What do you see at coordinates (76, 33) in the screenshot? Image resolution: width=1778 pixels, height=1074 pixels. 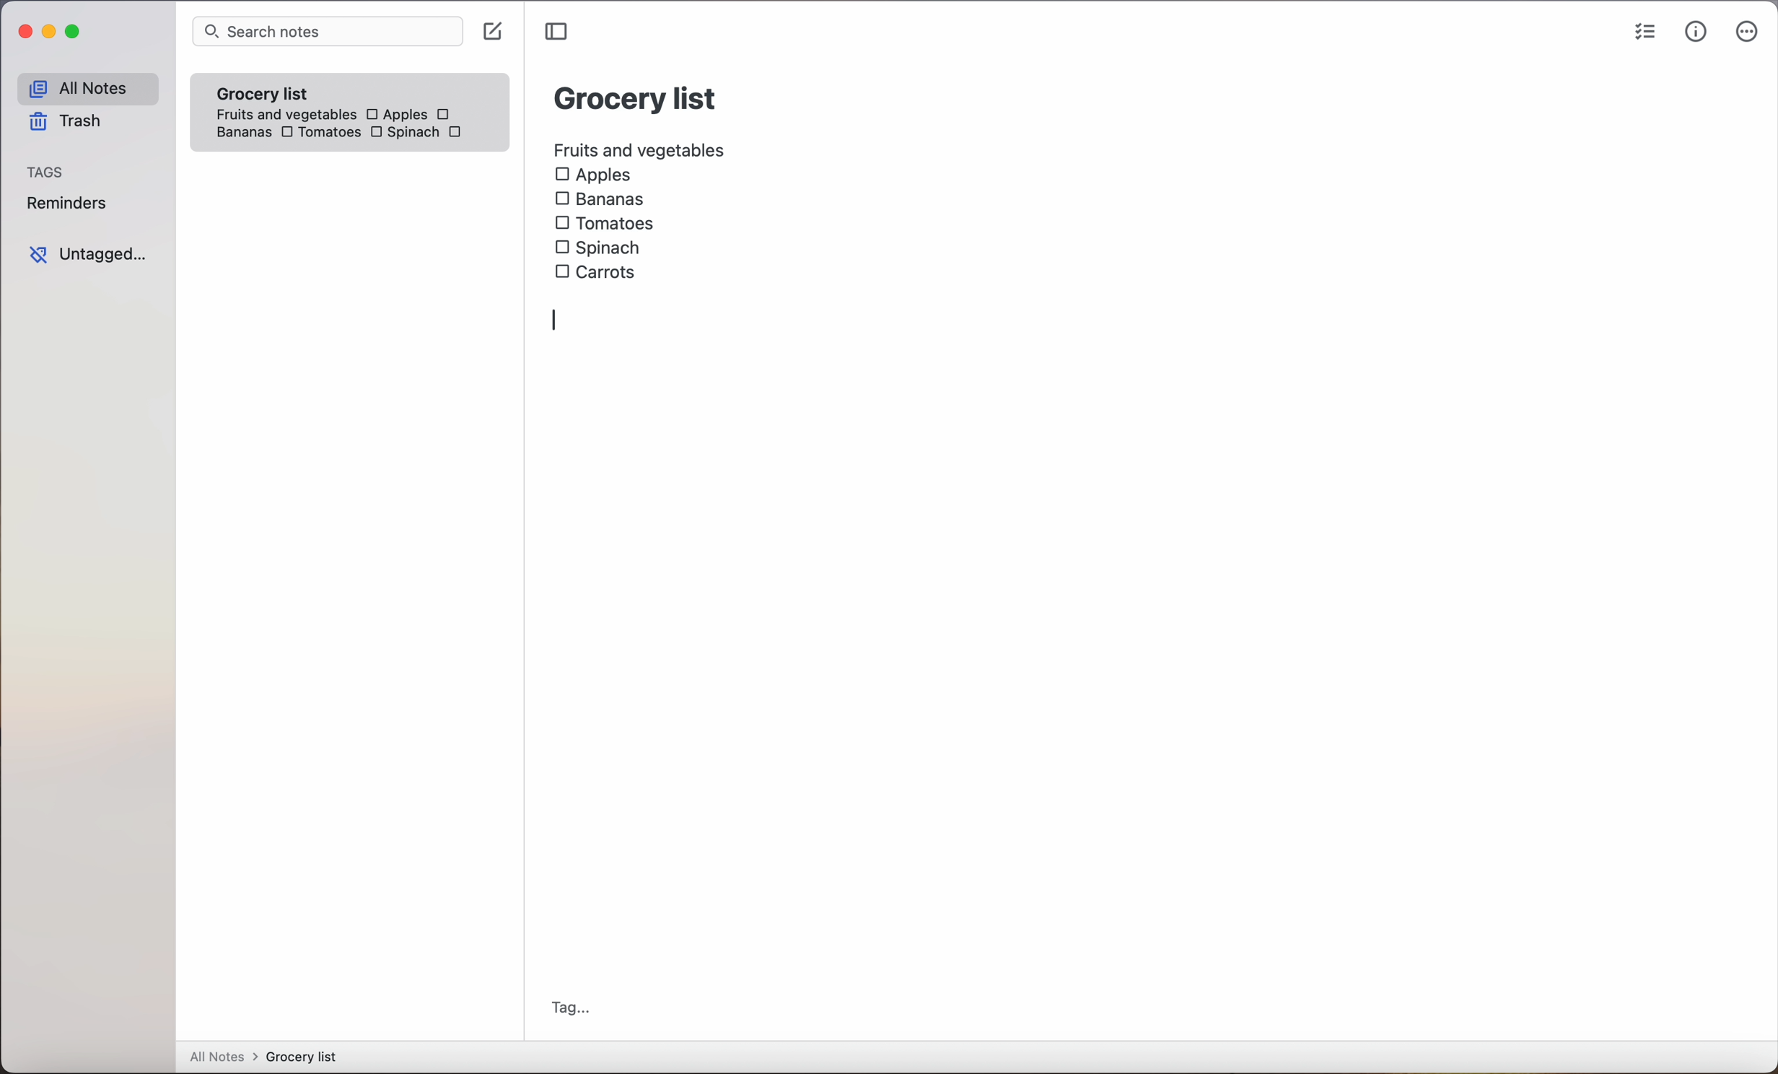 I see `maximize Simplenote` at bounding box center [76, 33].